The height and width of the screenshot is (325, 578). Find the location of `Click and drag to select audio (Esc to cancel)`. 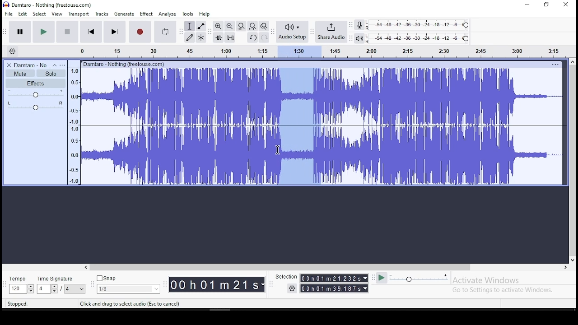

Click and drag to select audio (Esc to cancel) is located at coordinates (131, 303).